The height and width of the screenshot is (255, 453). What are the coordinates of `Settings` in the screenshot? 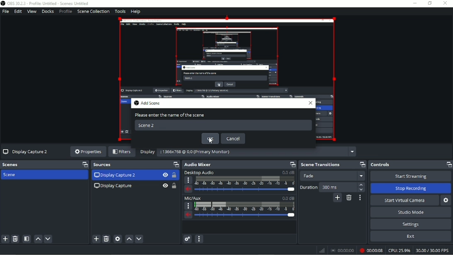 It's located at (412, 225).